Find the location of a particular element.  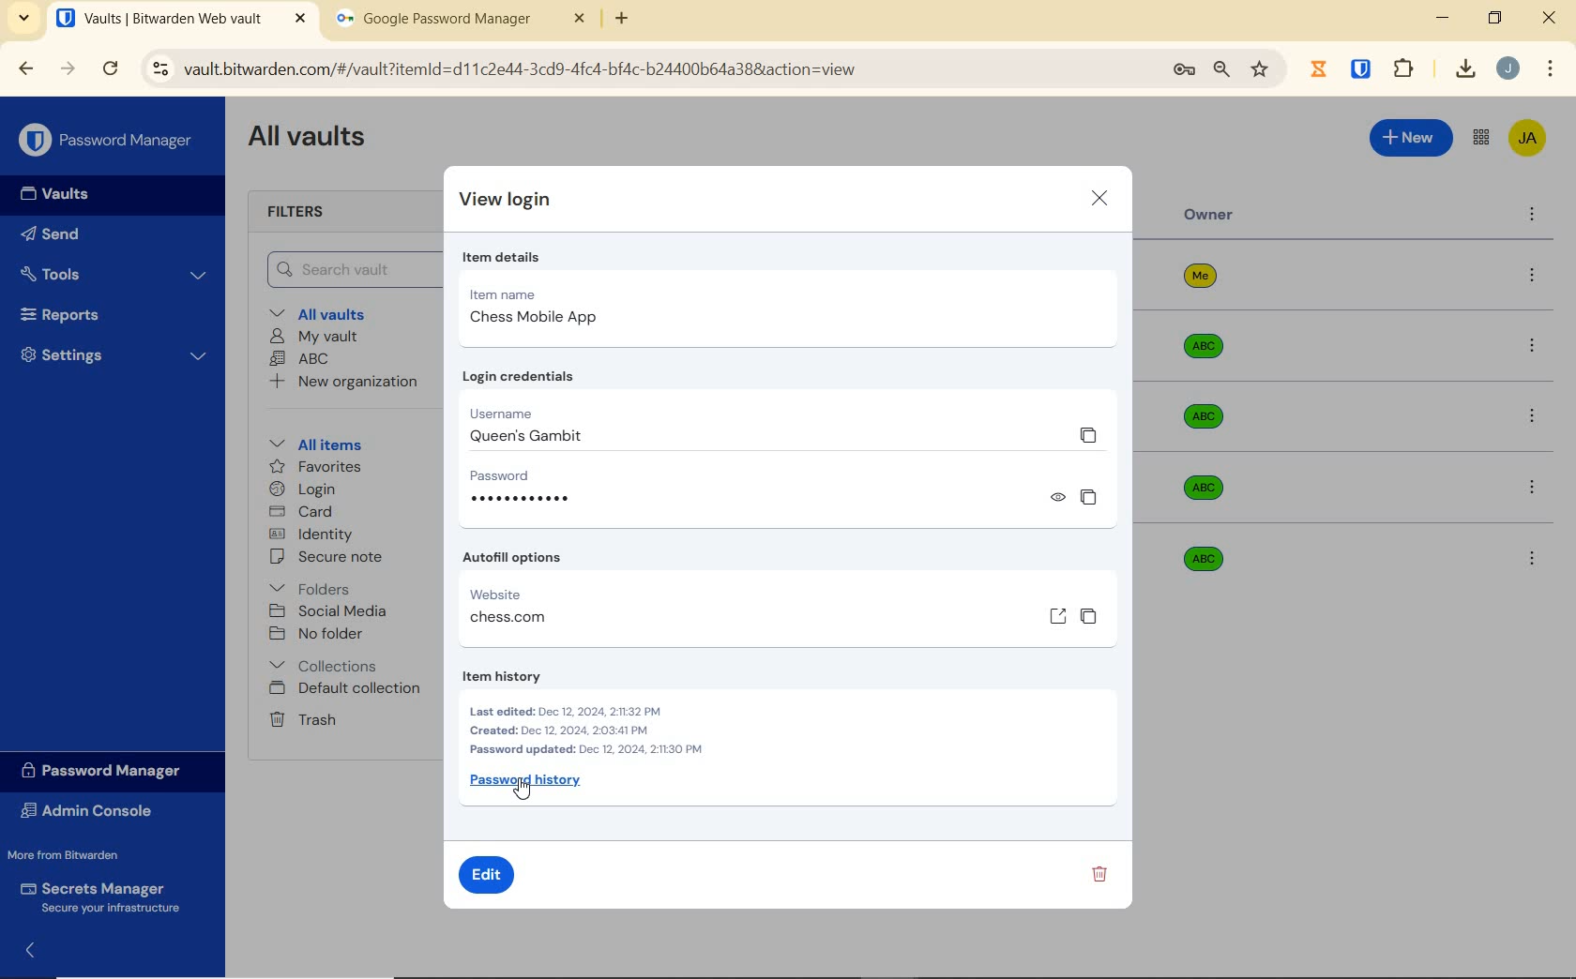

view is located at coordinates (1060, 498).